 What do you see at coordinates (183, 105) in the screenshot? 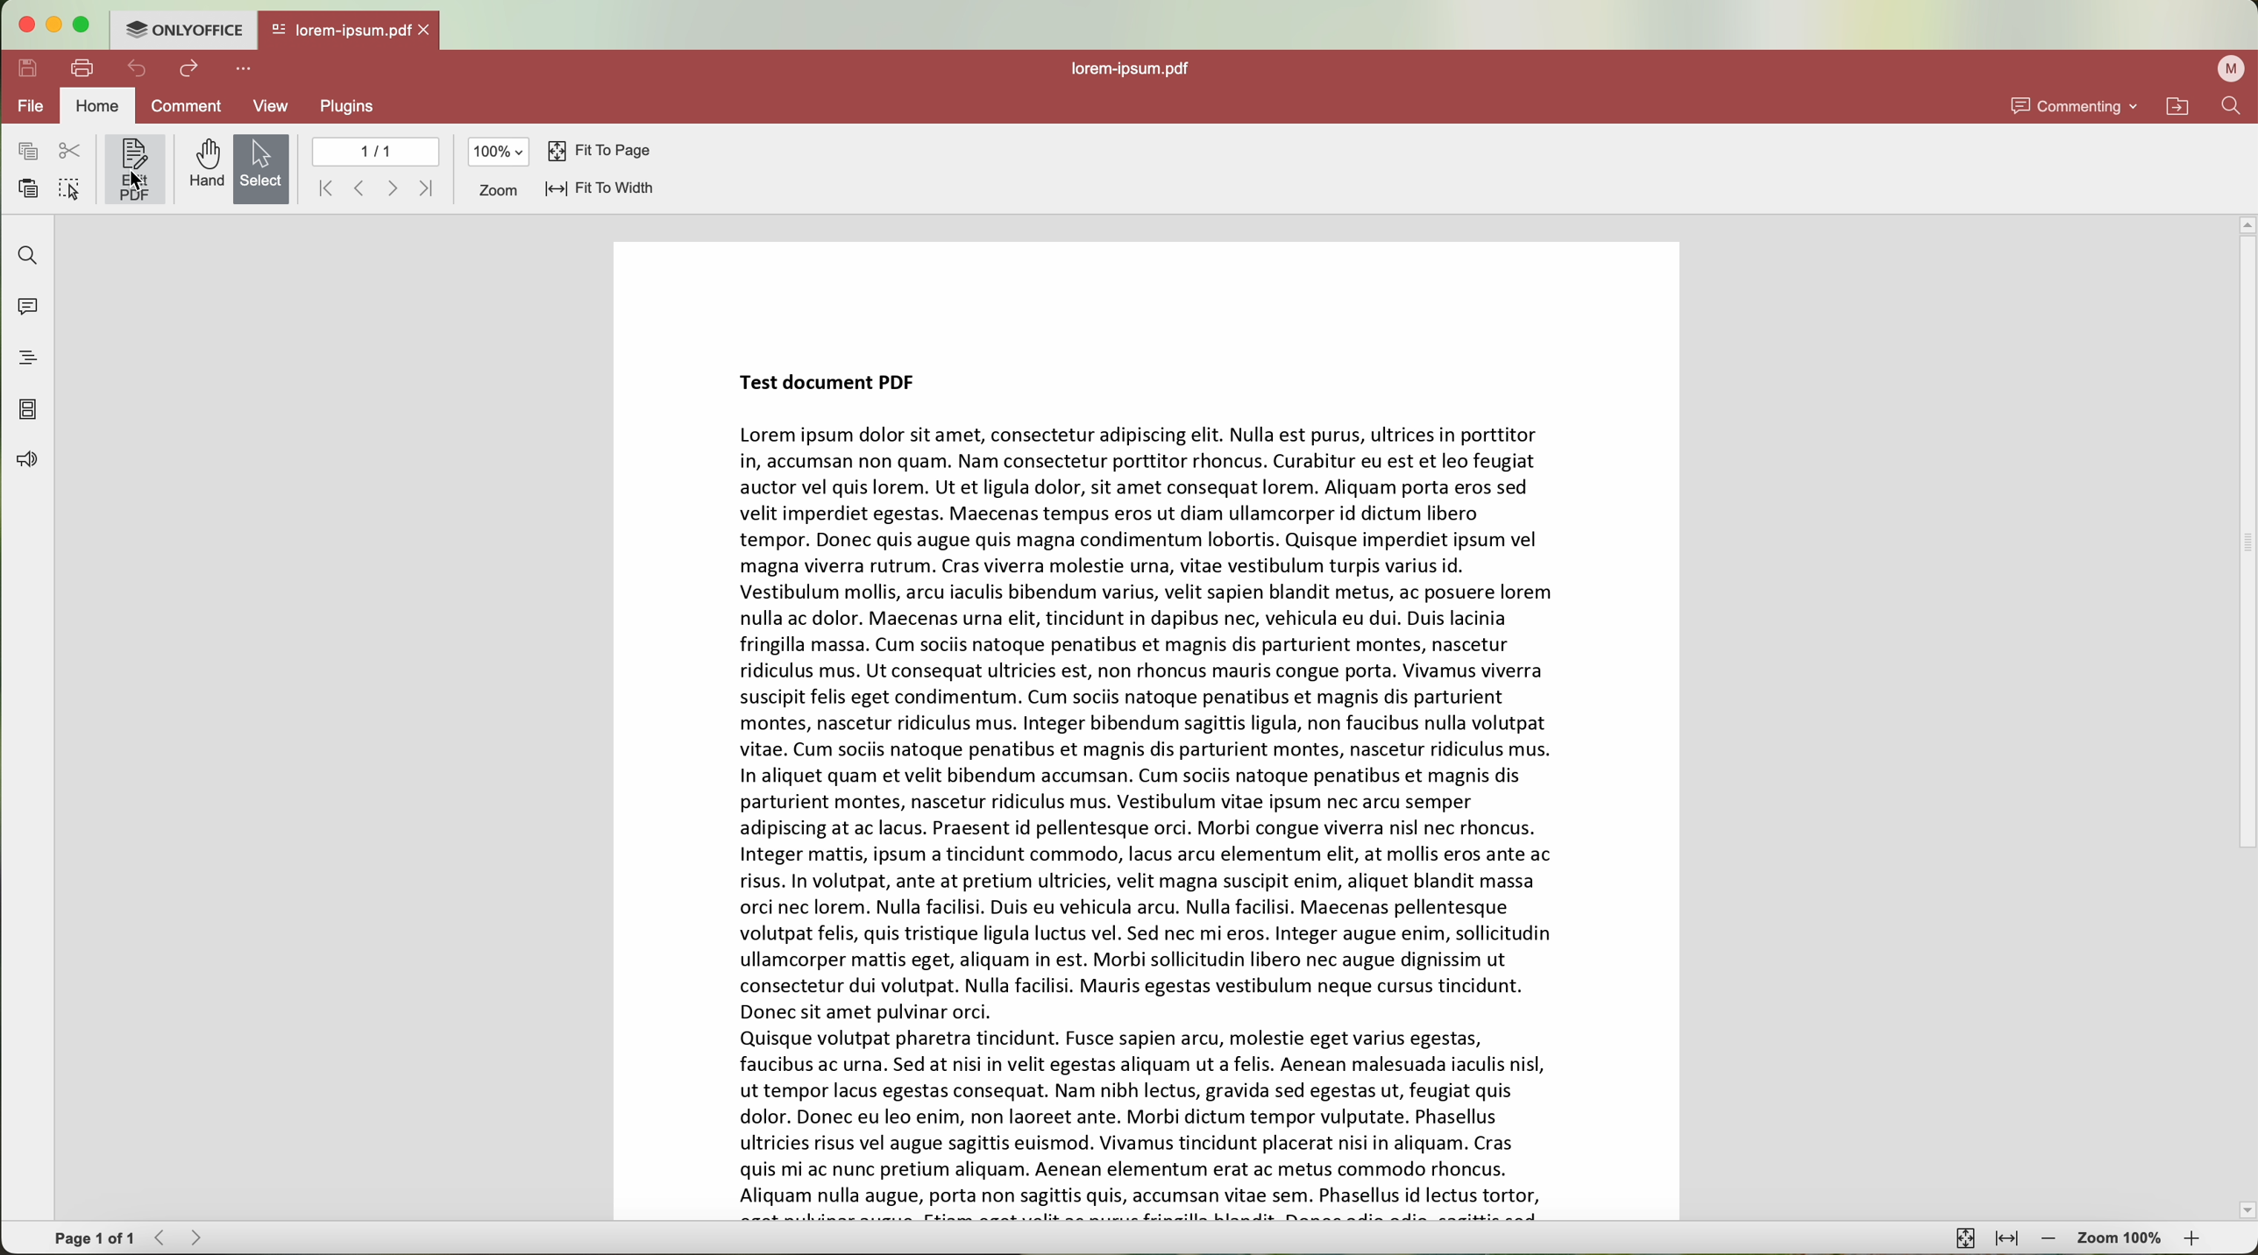
I see `comment` at bounding box center [183, 105].